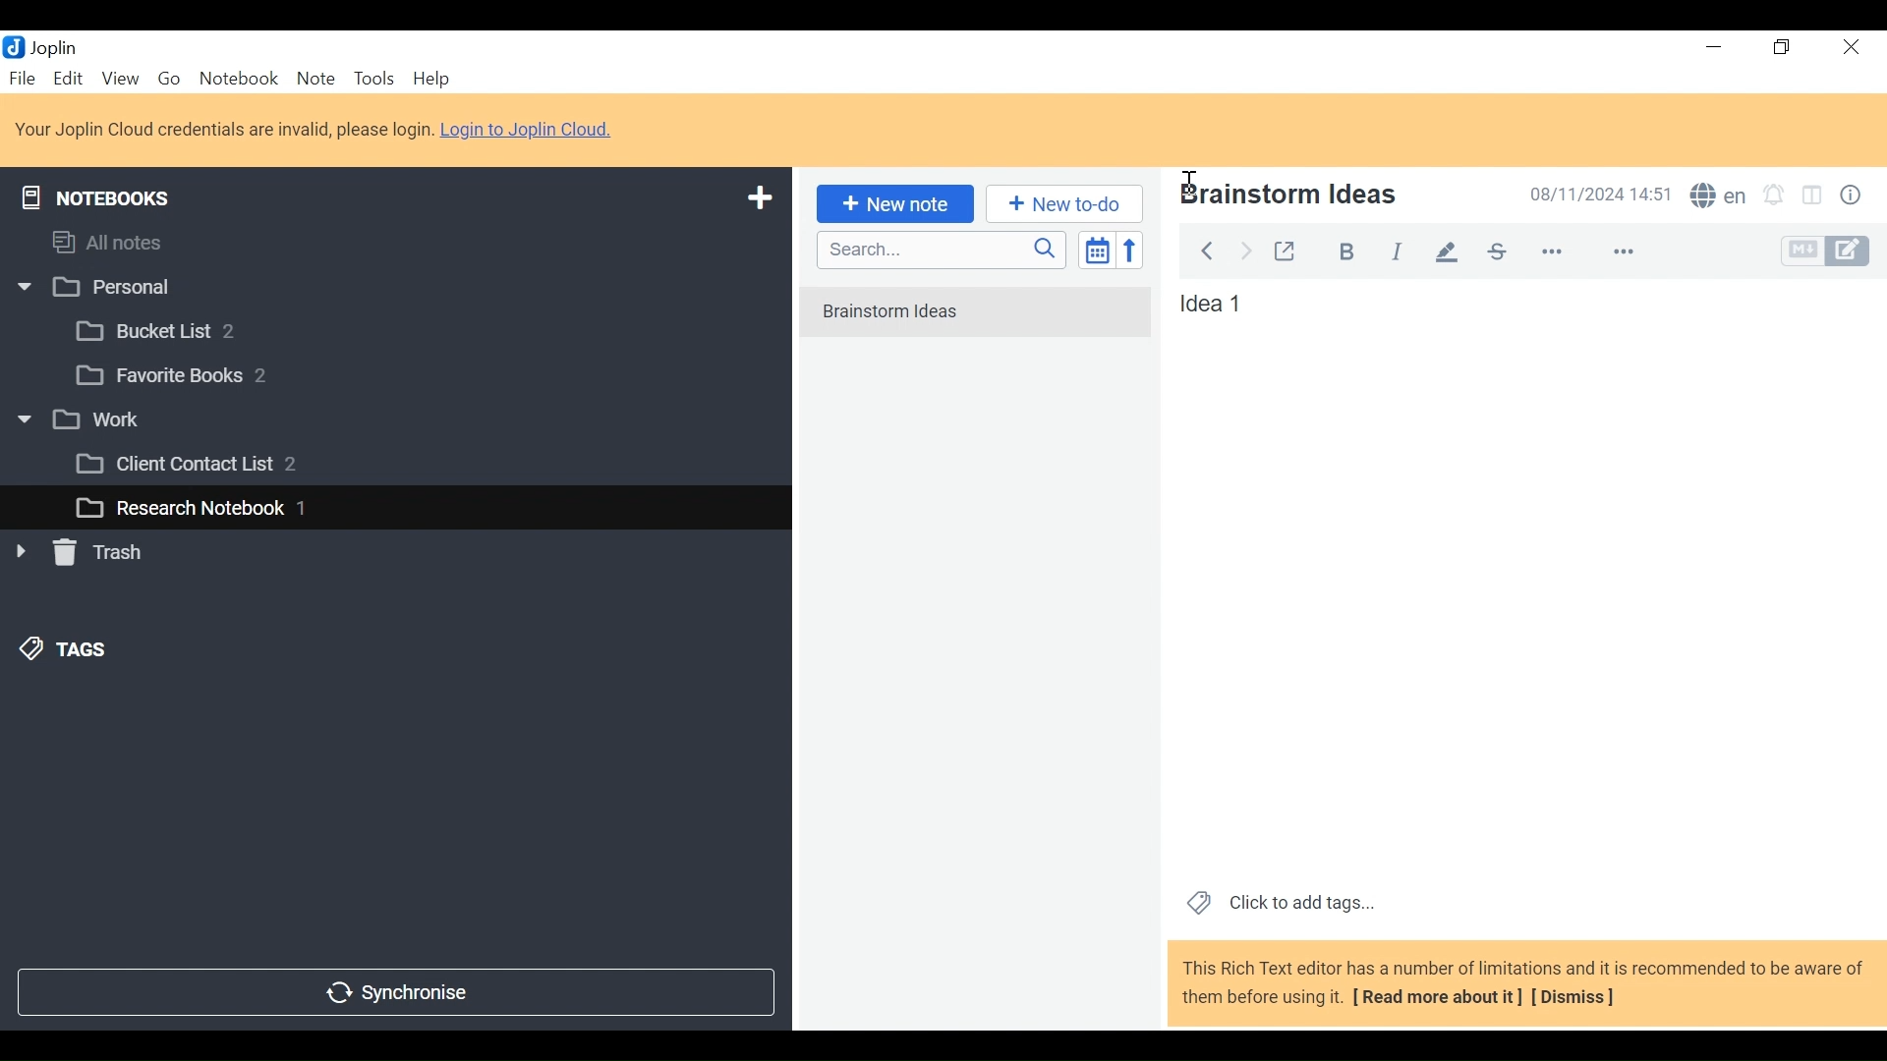  What do you see at coordinates (120, 78) in the screenshot?
I see `View` at bounding box center [120, 78].